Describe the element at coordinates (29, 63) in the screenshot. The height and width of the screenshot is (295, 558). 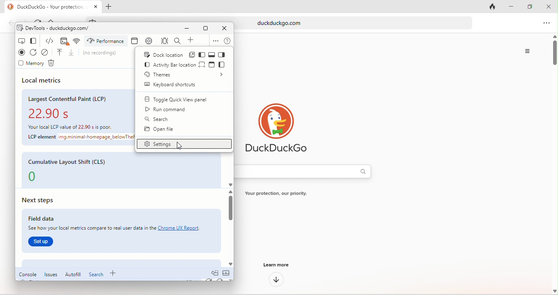
I see `memory` at that location.